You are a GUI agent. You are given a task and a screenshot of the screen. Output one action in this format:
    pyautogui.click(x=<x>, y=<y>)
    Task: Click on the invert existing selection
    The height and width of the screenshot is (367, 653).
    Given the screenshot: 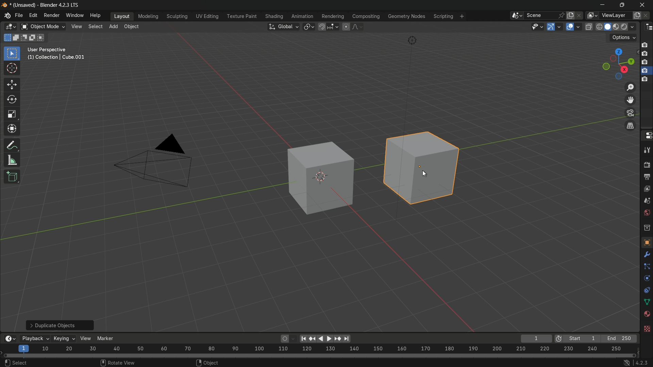 What is the action you would take?
    pyautogui.click(x=33, y=37)
    